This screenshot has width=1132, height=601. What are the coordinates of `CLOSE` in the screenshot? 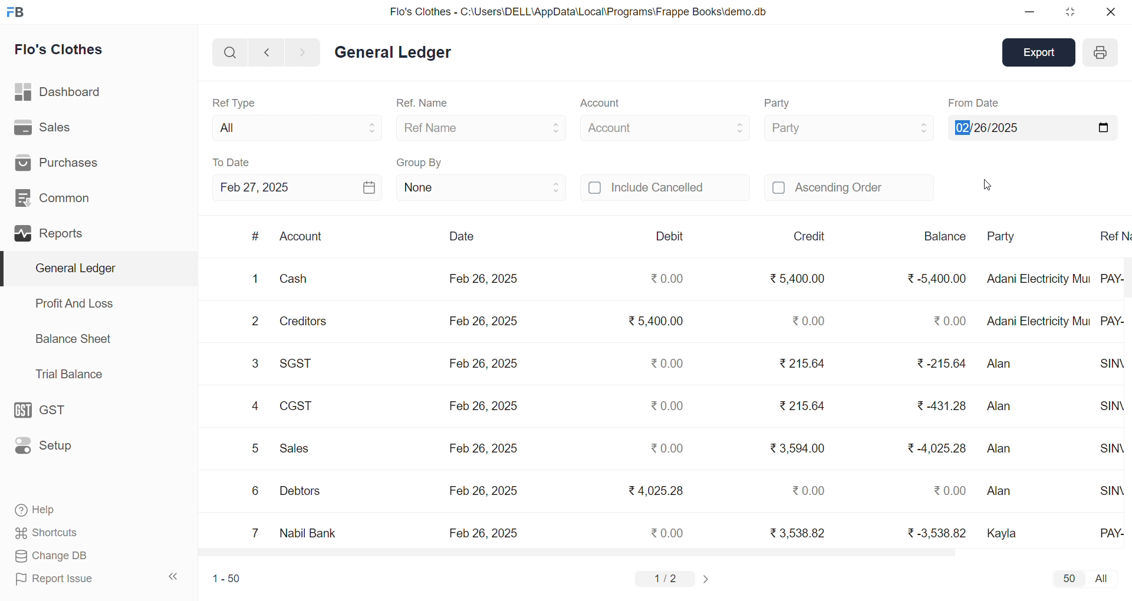 It's located at (1110, 12).